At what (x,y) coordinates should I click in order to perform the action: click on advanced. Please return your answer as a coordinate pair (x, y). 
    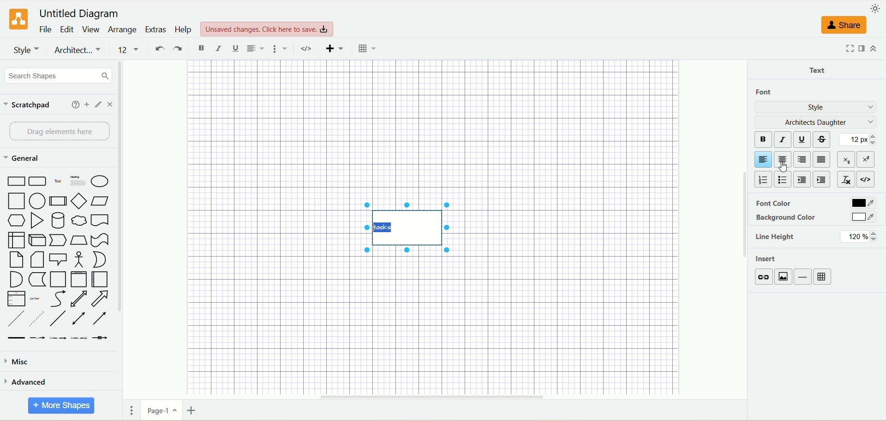
    Looking at the image, I should click on (27, 384).